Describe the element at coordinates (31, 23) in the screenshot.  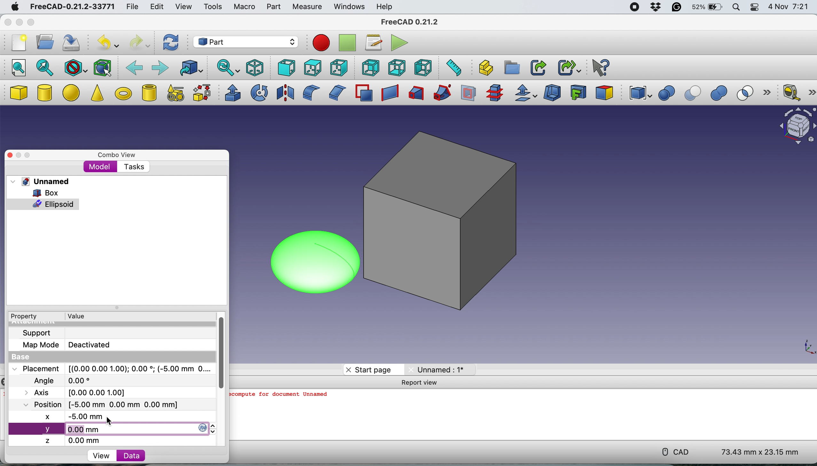
I see `maximise` at that location.